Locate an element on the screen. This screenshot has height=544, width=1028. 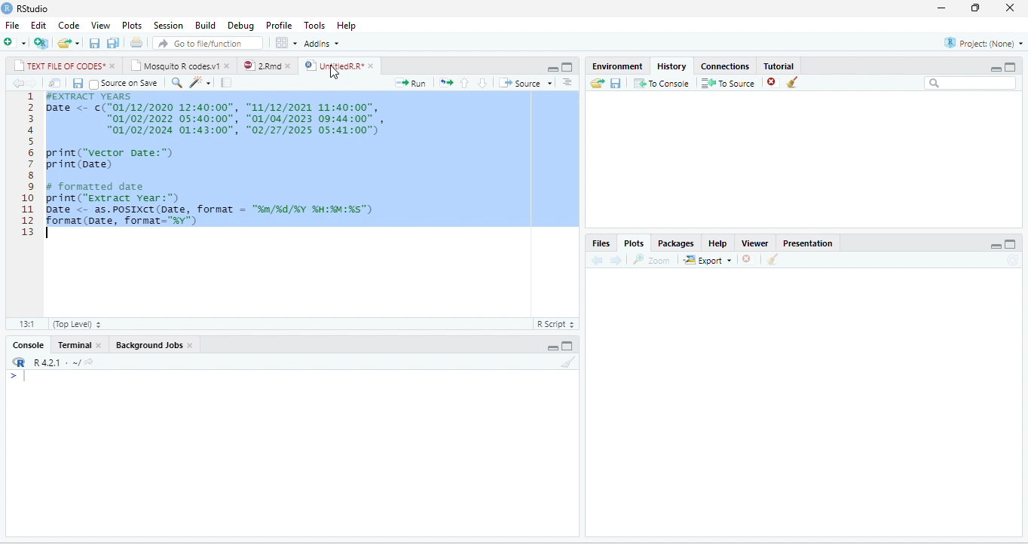
down is located at coordinates (482, 83).